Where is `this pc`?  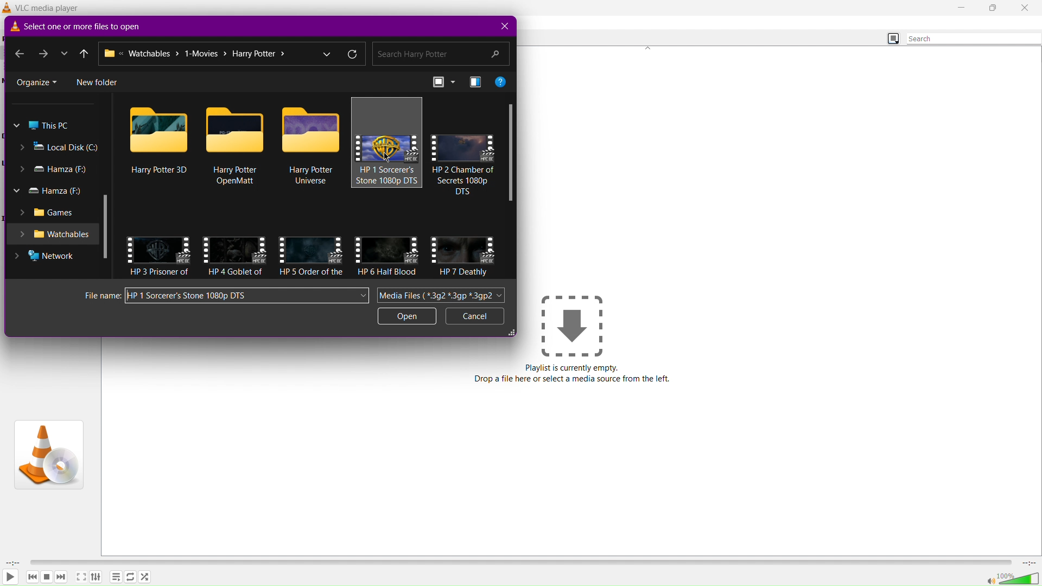 this pc is located at coordinates (42, 126).